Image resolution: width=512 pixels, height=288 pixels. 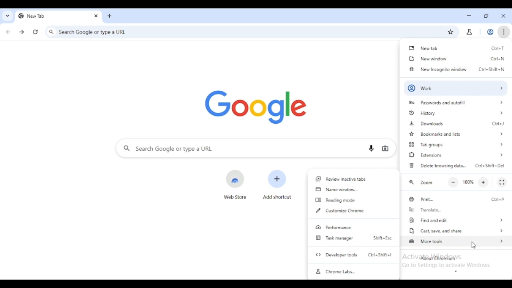 What do you see at coordinates (456, 102) in the screenshot?
I see `passwords and autofll` at bounding box center [456, 102].